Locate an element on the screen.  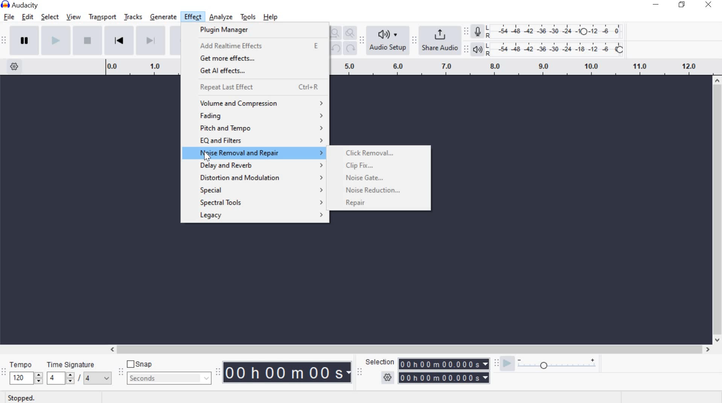
Time signature is located at coordinates (79, 374).